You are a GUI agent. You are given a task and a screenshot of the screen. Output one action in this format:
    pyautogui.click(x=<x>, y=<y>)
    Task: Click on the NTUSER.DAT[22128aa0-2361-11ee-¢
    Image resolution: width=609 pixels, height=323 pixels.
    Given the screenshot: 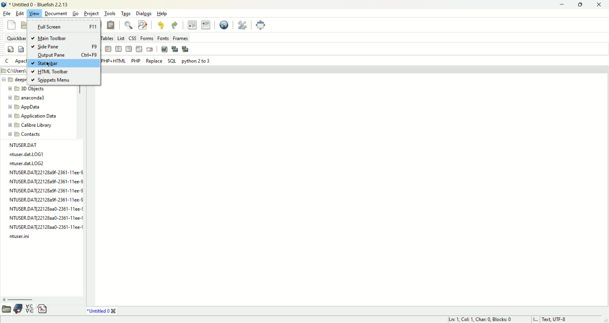 What is the action you would take?
    pyautogui.click(x=45, y=227)
    